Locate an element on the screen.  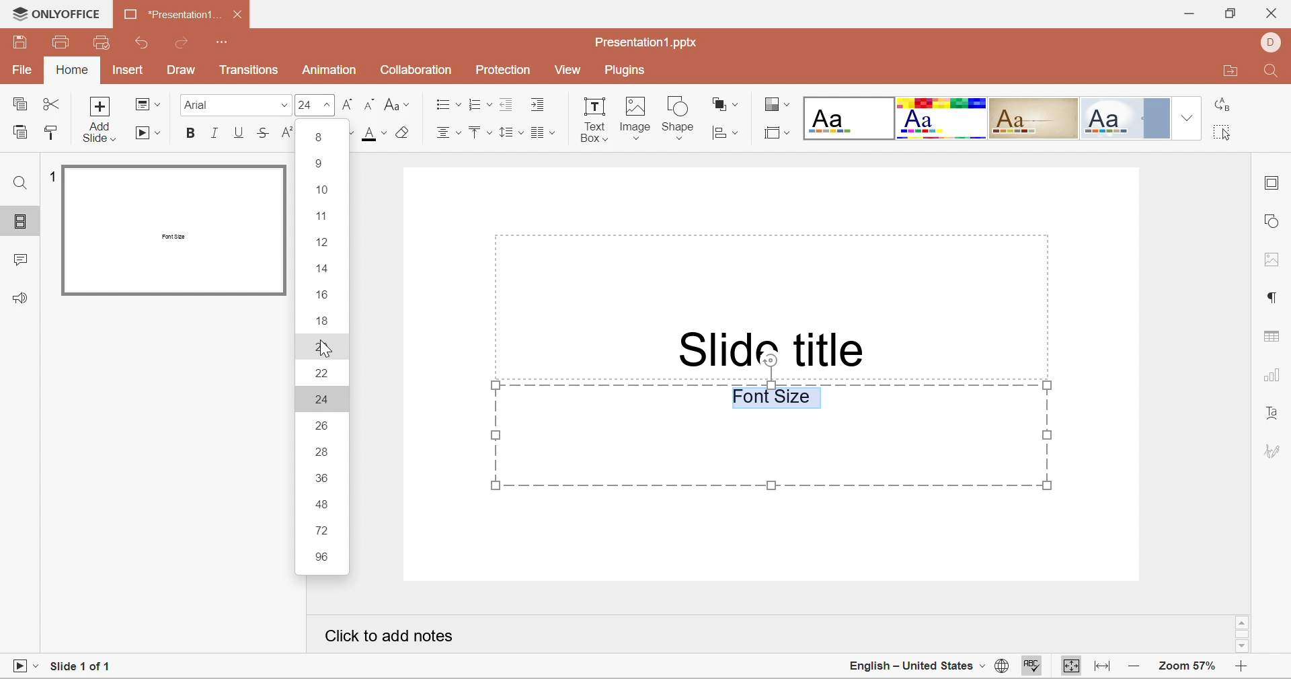
Replace is located at coordinates (1224, 106).